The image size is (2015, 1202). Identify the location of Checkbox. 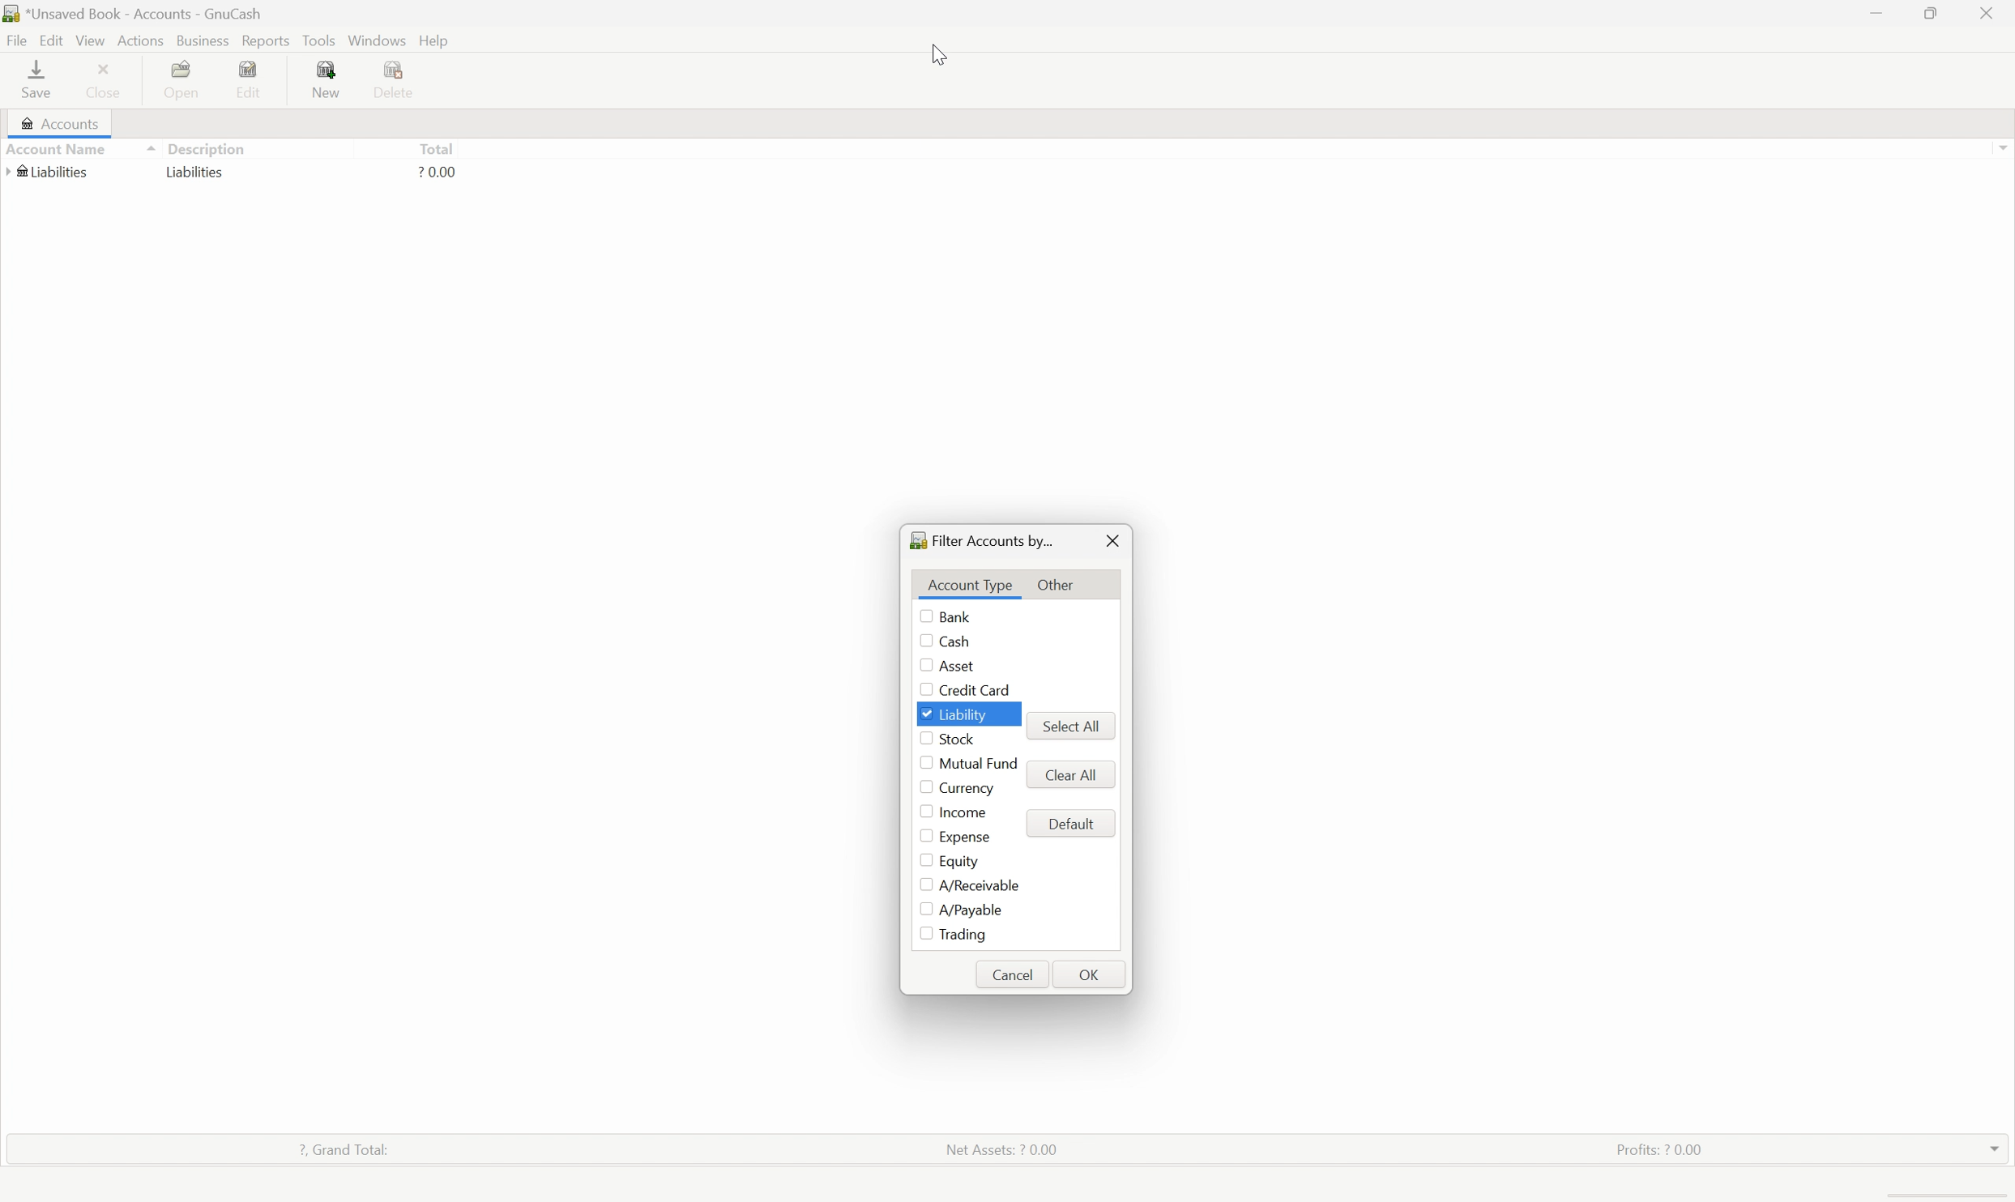
(920, 908).